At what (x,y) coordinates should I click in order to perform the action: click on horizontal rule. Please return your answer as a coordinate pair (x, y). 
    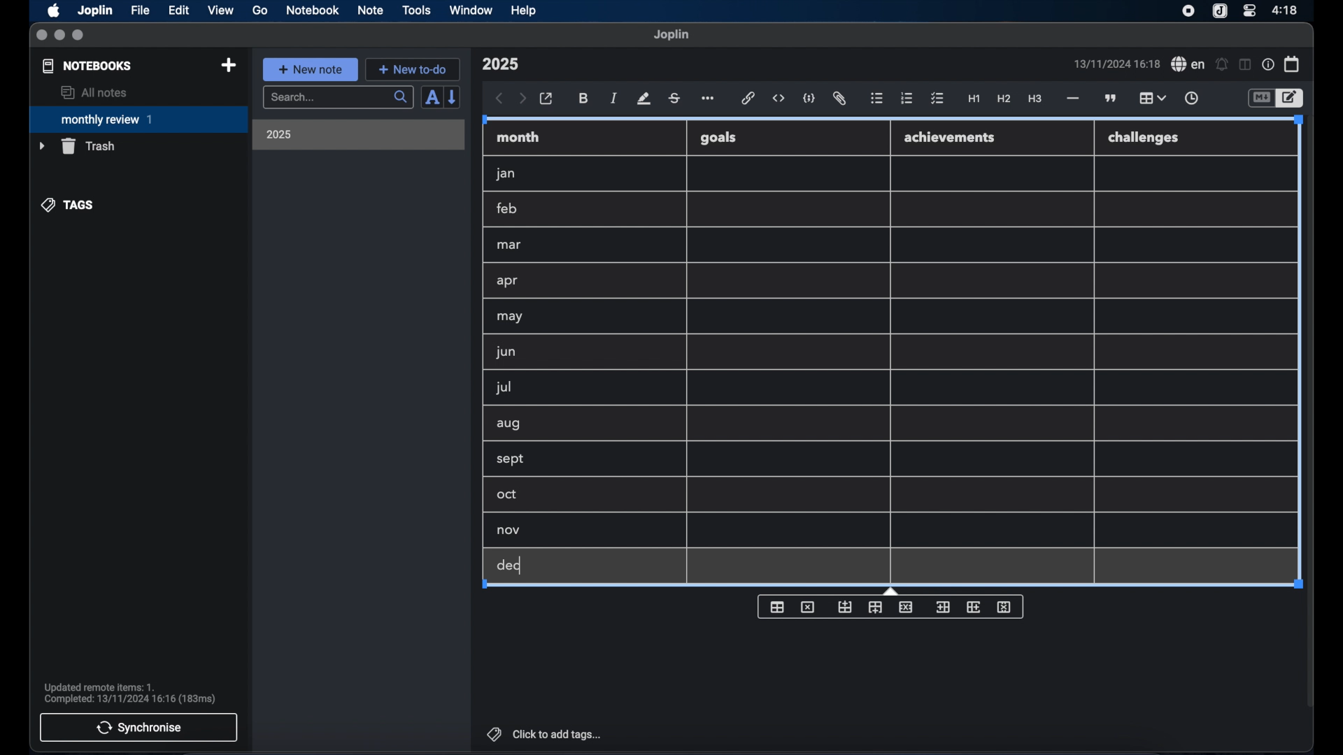
    Looking at the image, I should click on (1072, 99).